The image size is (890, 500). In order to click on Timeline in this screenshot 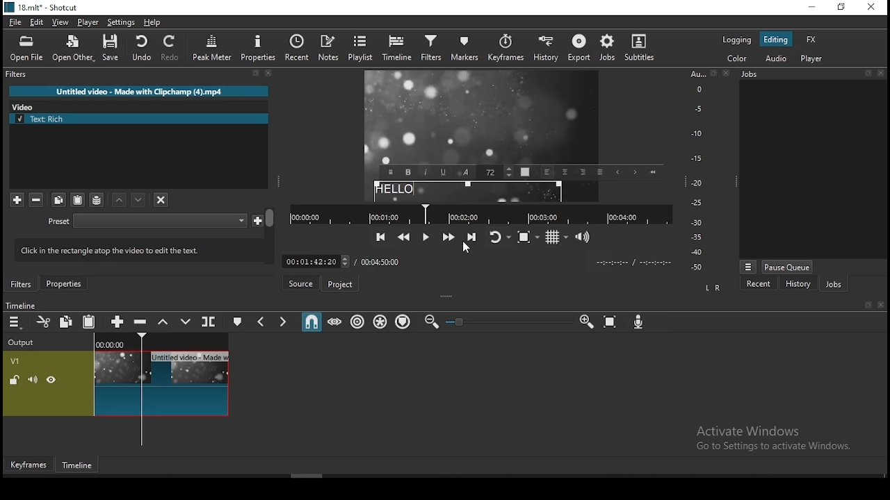, I will do `click(20, 305)`.